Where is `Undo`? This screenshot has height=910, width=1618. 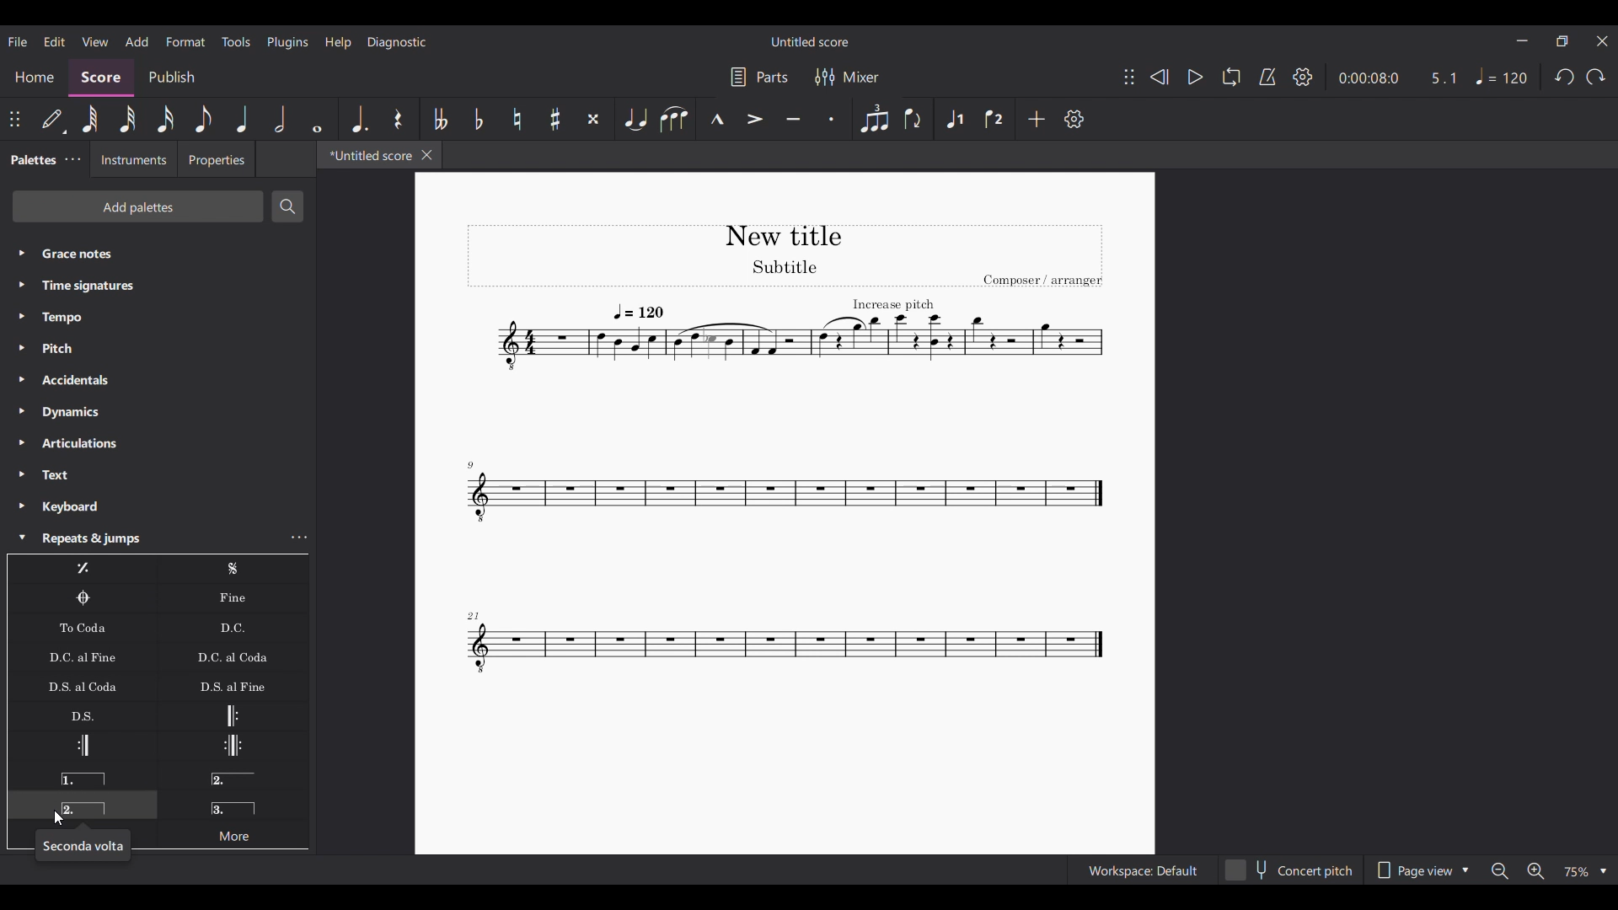 Undo is located at coordinates (1566, 77).